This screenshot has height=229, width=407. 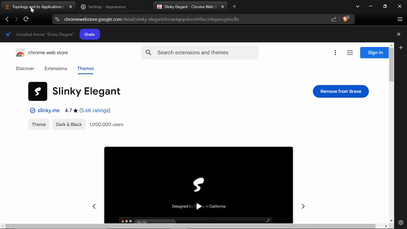 What do you see at coordinates (25, 69) in the screenshot?
I see `Discover` at bounding box center [25, 69].